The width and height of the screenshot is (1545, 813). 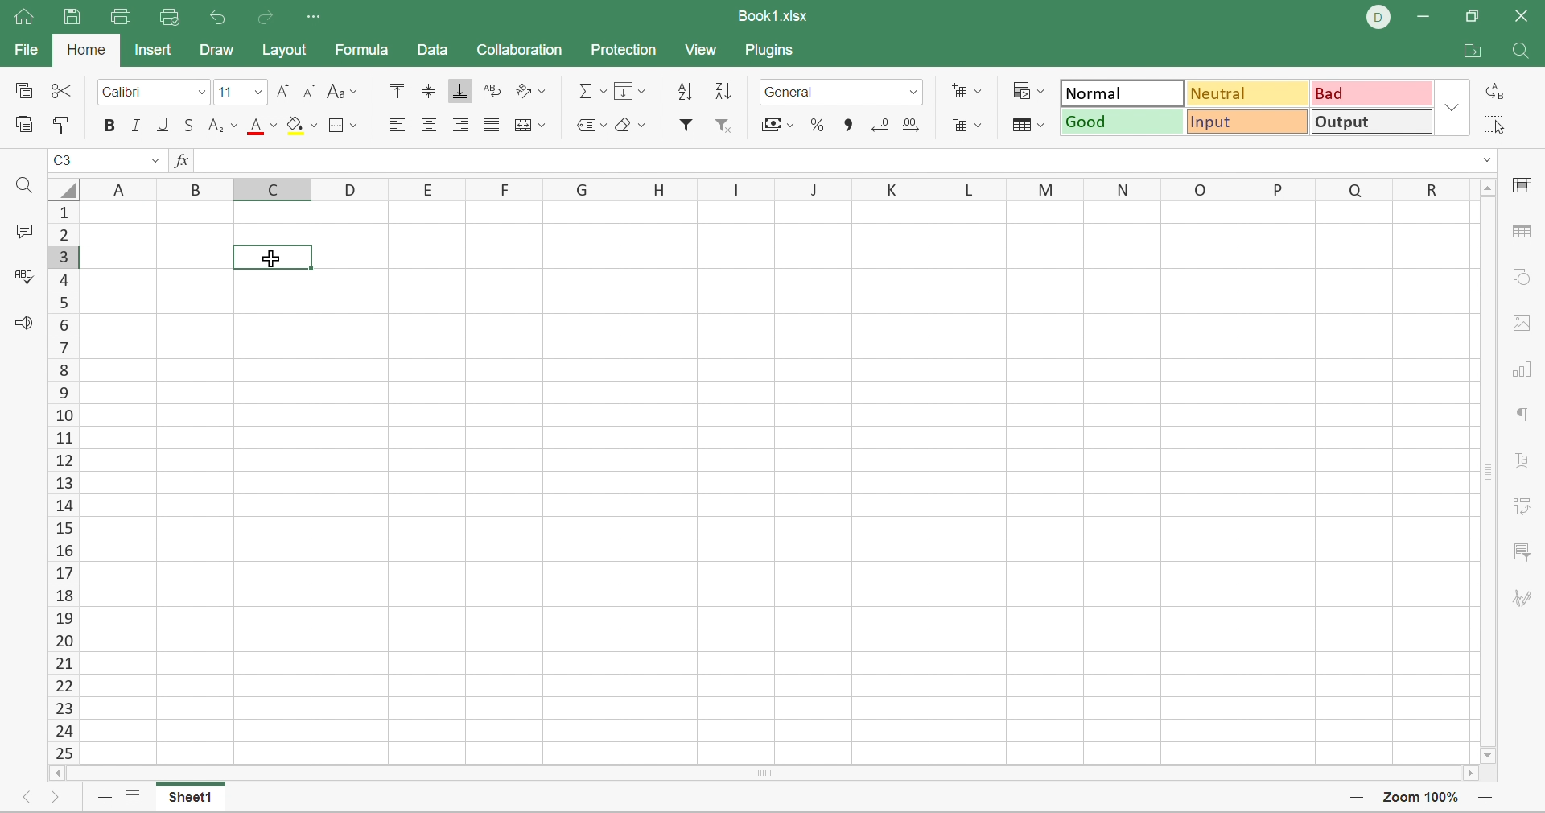 I want to click on Drop Down, so click(x=155, y=163).